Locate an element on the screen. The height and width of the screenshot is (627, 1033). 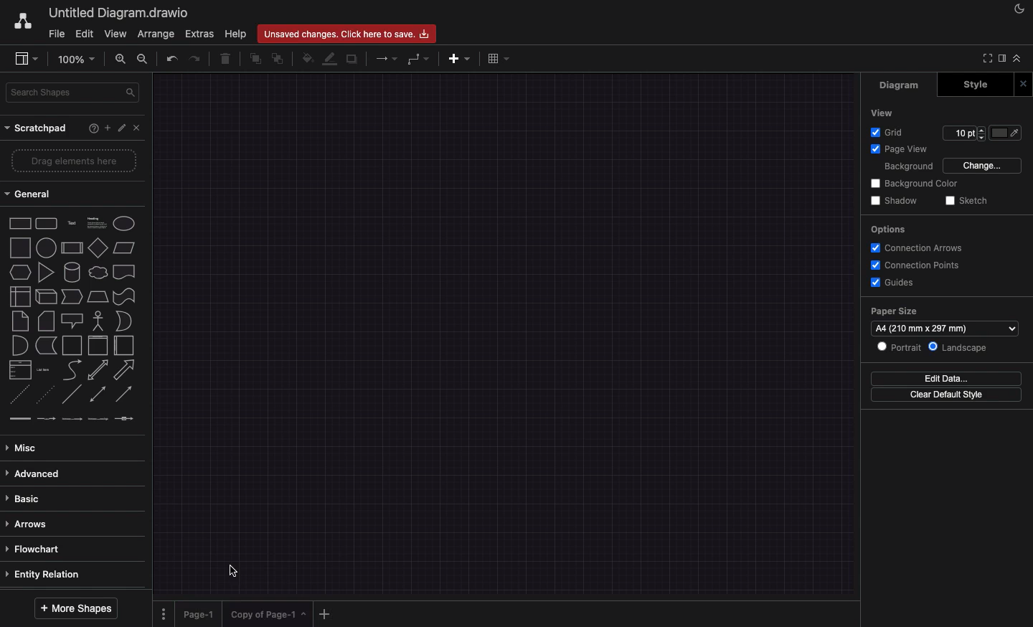
sidebar is located at coordinates (26, 60).